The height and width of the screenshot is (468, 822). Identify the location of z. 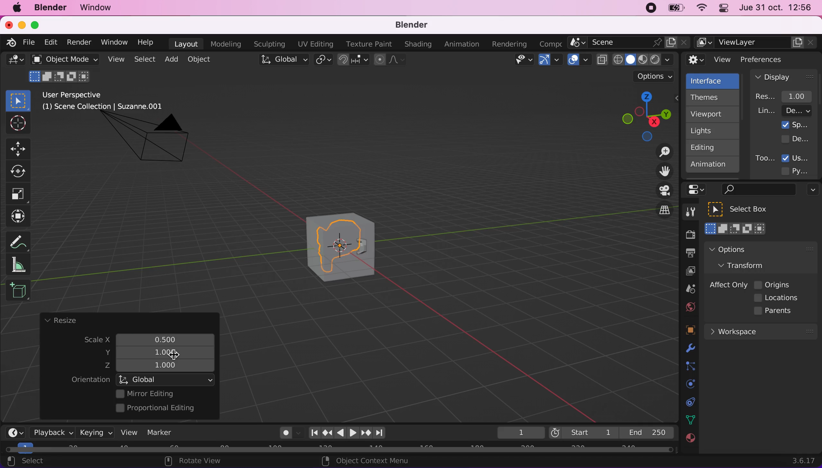
(162, 366).